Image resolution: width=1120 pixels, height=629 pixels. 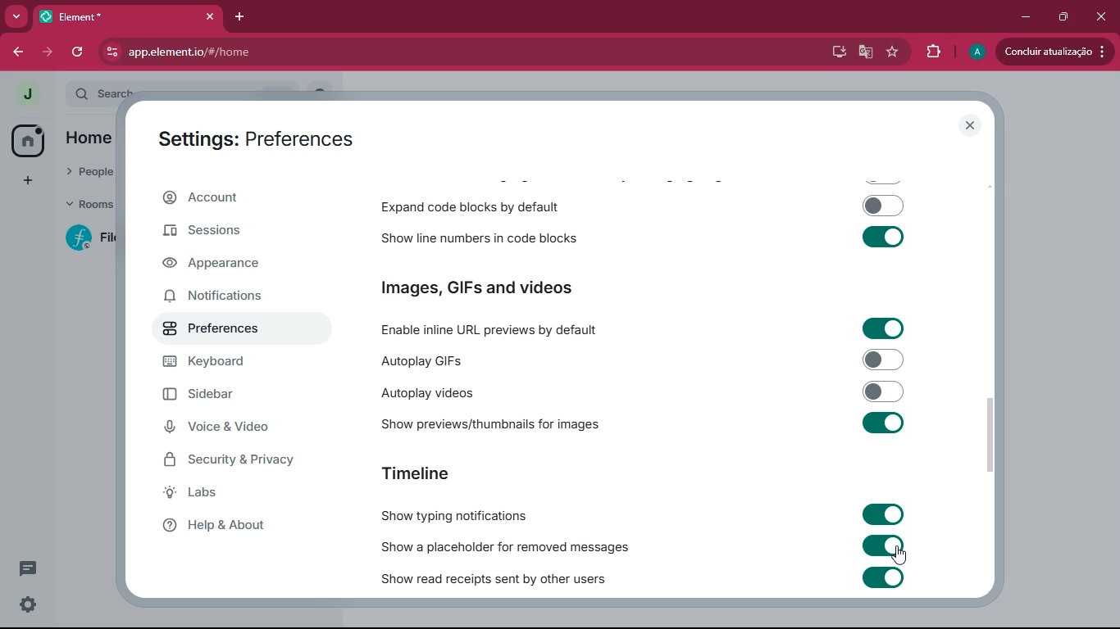 I want to click on timeline, so click(x=417, y=473).